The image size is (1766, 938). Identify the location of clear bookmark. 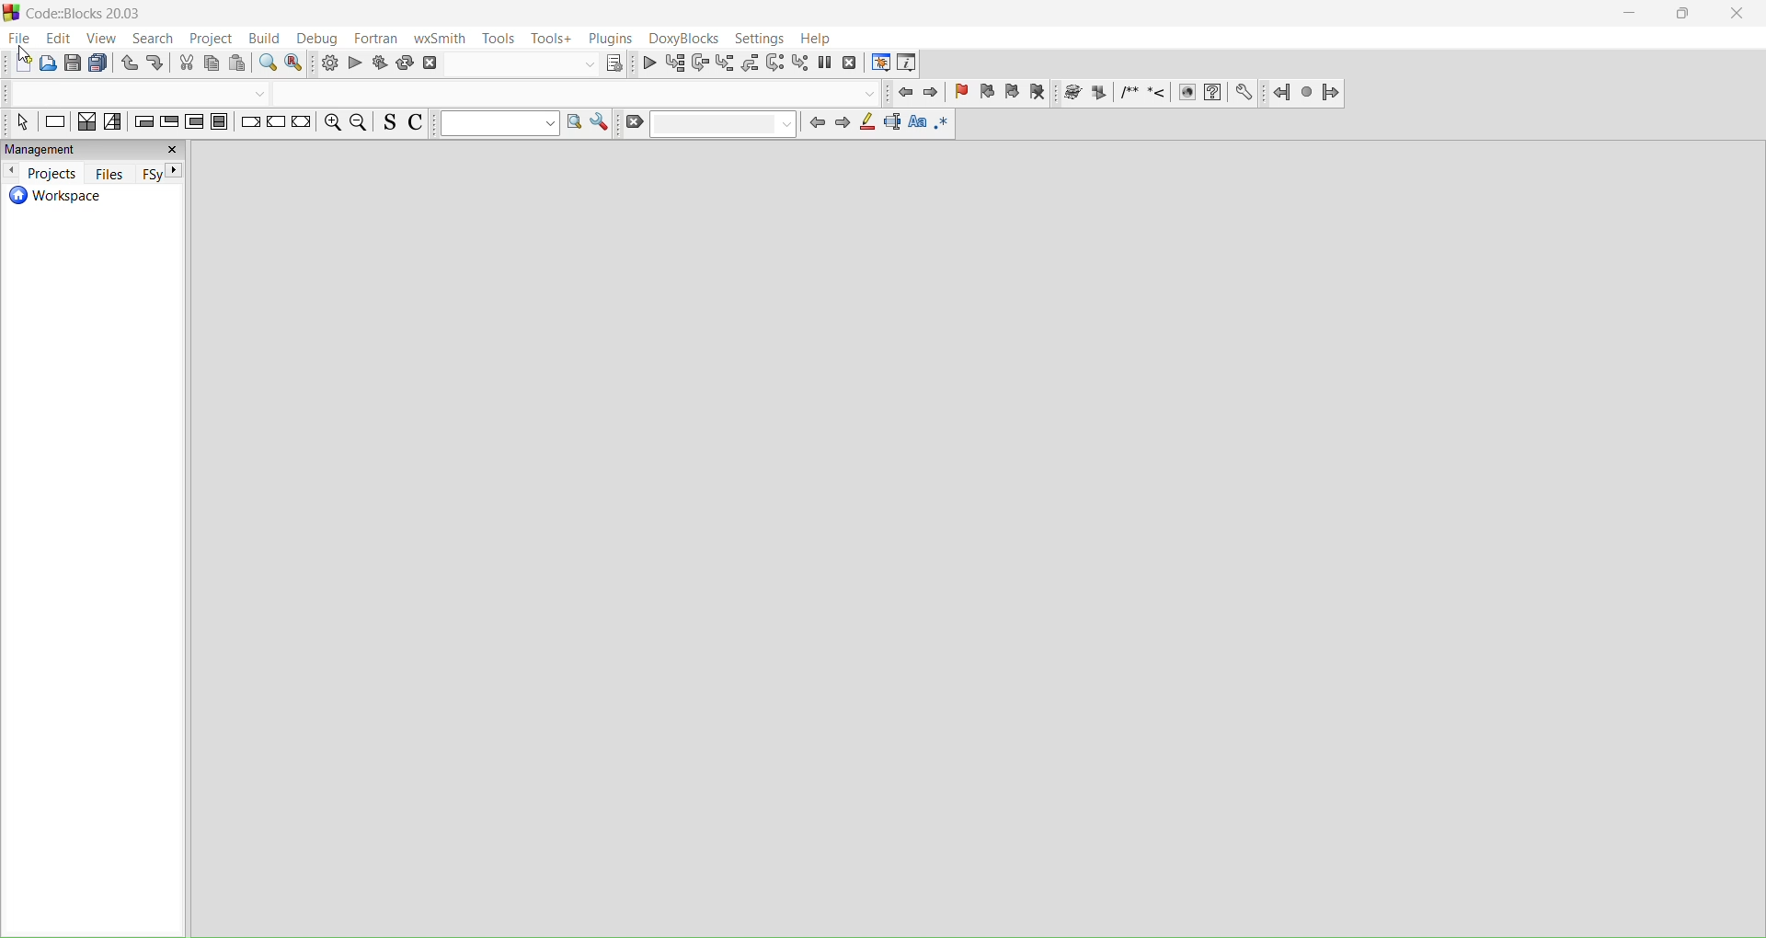
(1039, 94).